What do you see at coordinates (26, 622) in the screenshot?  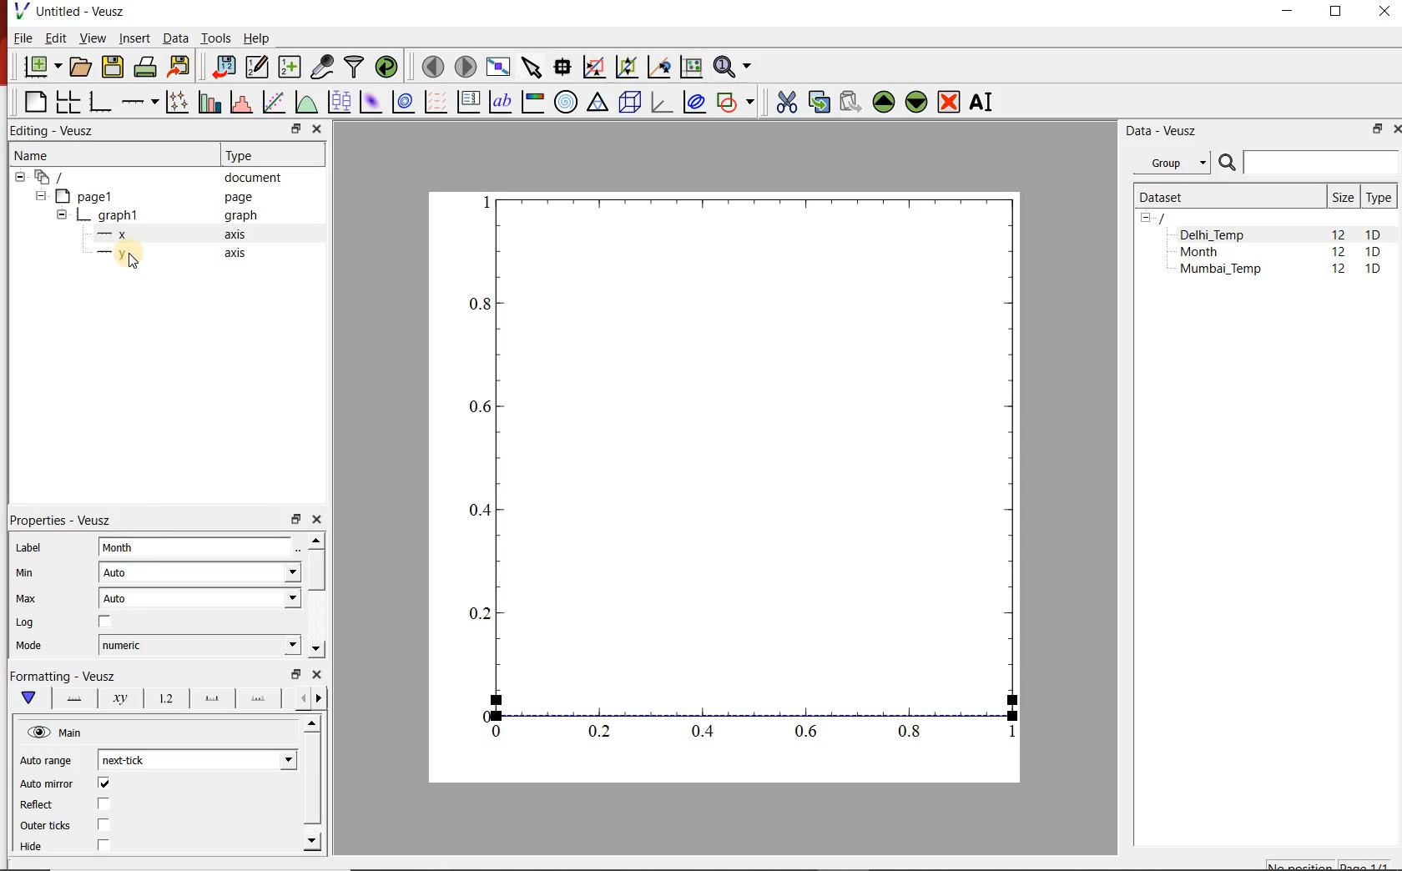 I see `Log` at bounding box center [26, 622].